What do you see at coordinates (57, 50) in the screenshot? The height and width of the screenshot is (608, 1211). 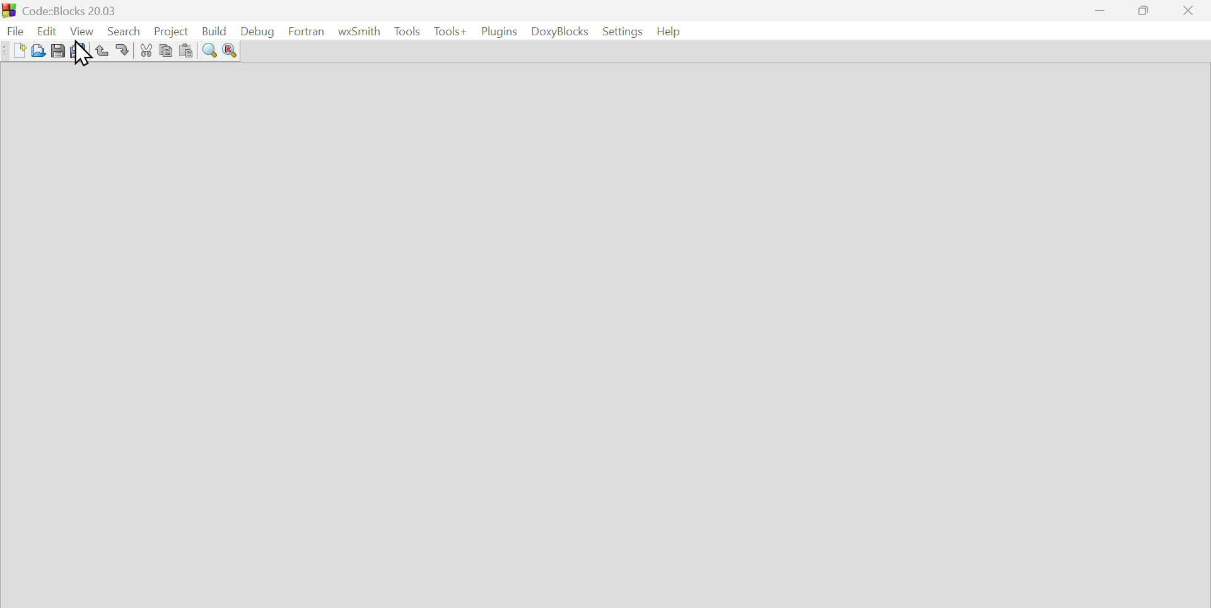 I see `Save file` at bounding box center [57, 50].